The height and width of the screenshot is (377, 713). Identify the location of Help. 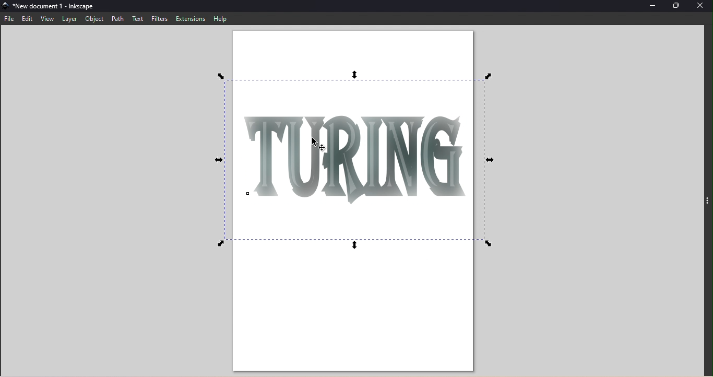
(221, 18).